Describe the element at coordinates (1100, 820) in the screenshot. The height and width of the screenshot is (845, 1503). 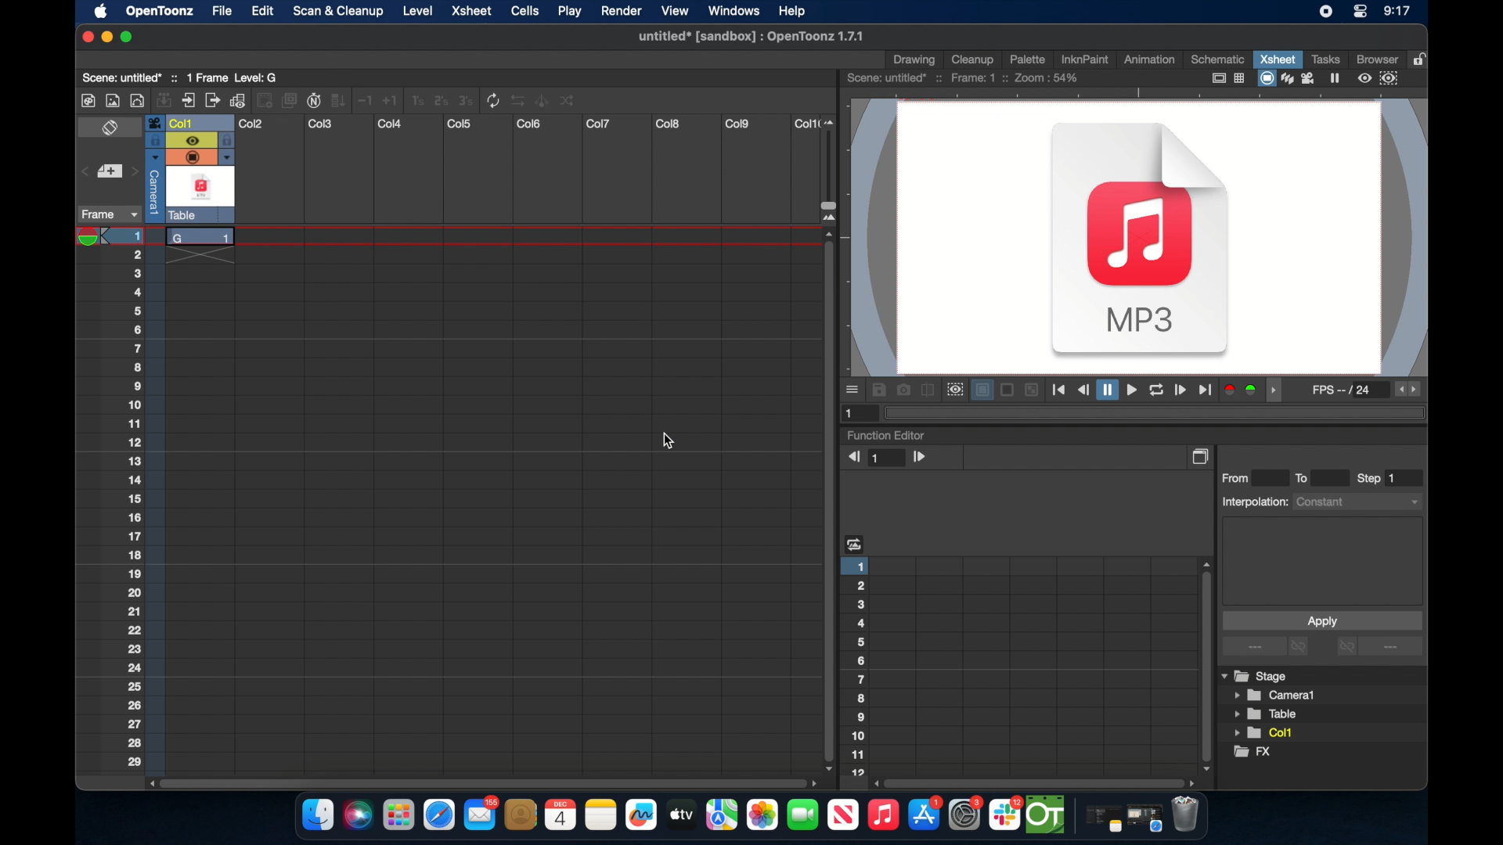
I see `notes` at that location.